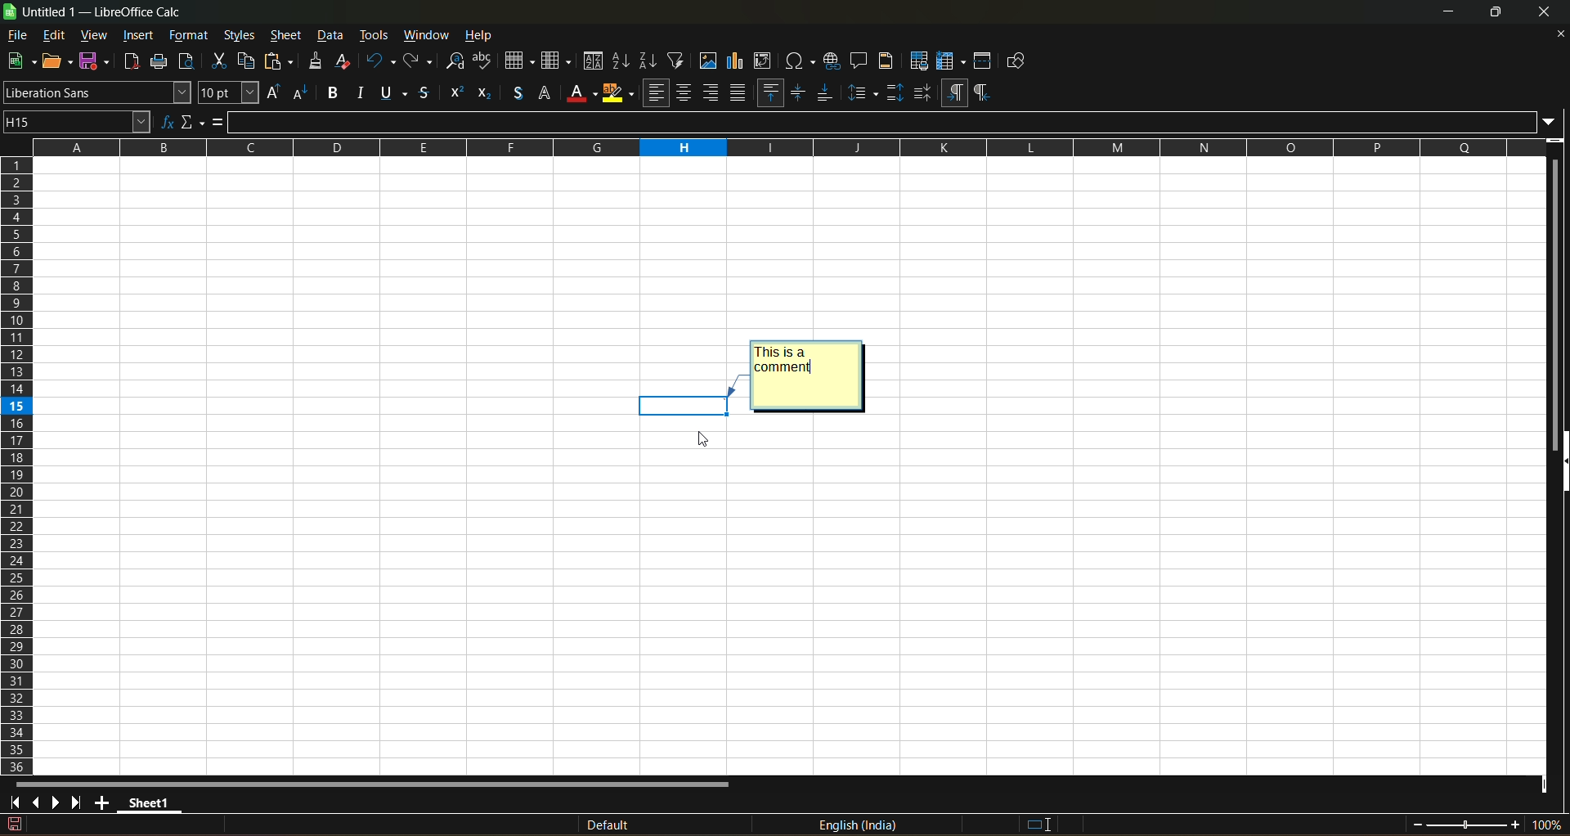 This screenshot has width=1570, height=836. Describe the element at coordinates (873, 94) in the screenshot. I see `add decimal place` at that location.